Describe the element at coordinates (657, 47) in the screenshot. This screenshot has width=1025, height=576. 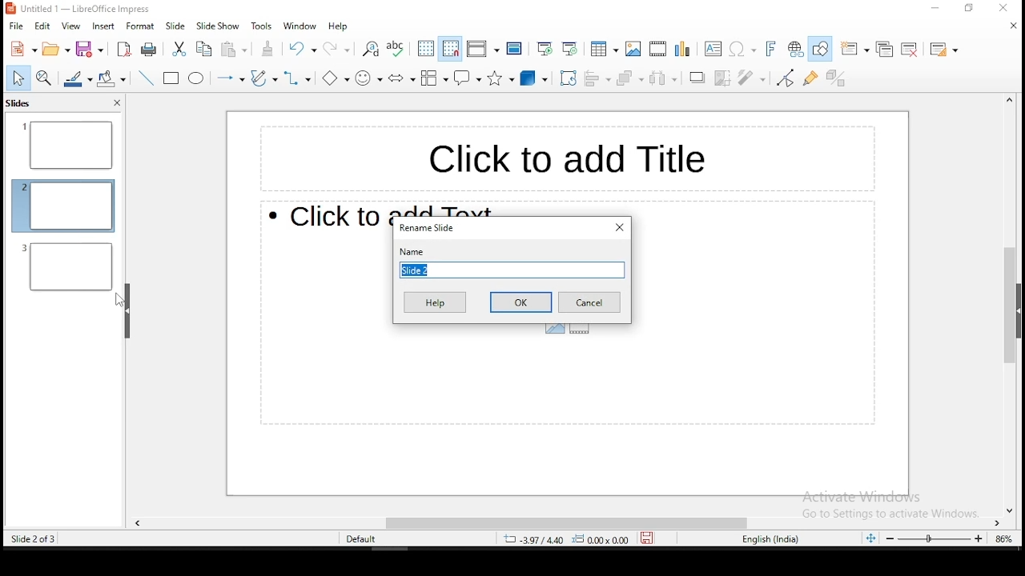
I see `insert video` at that location.